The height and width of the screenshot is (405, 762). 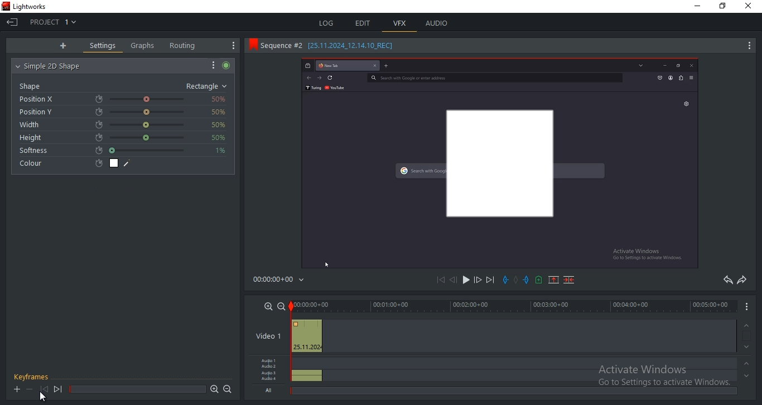 What do you see at coordinates (44, 396) in the screenshot?
I see `cursor` at bounding box center [44, 396].